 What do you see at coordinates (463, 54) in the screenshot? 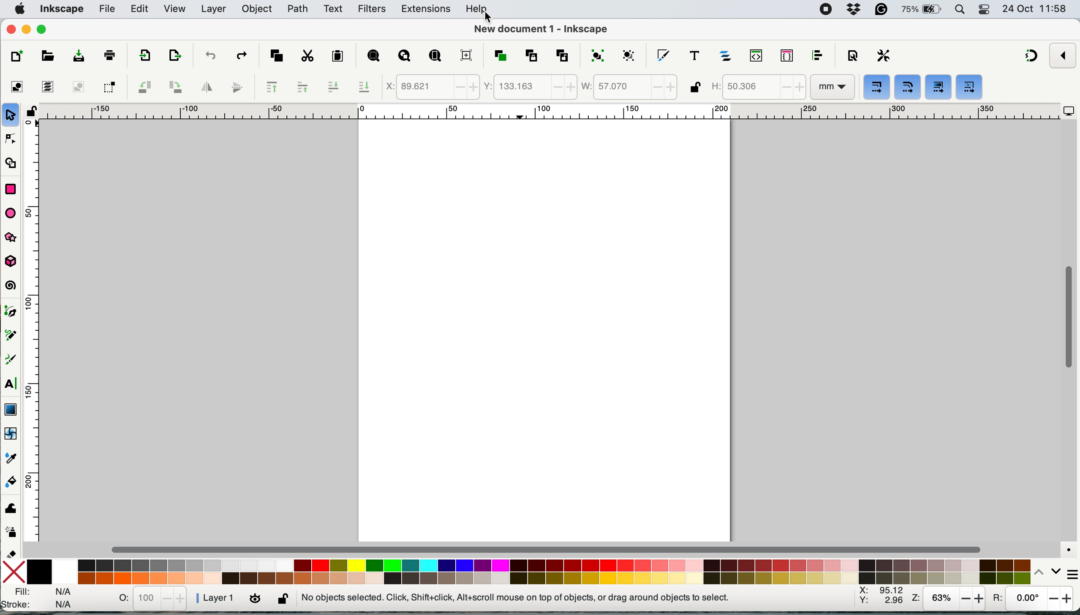
I see `zoom center page` at bounding box center [463, 54].